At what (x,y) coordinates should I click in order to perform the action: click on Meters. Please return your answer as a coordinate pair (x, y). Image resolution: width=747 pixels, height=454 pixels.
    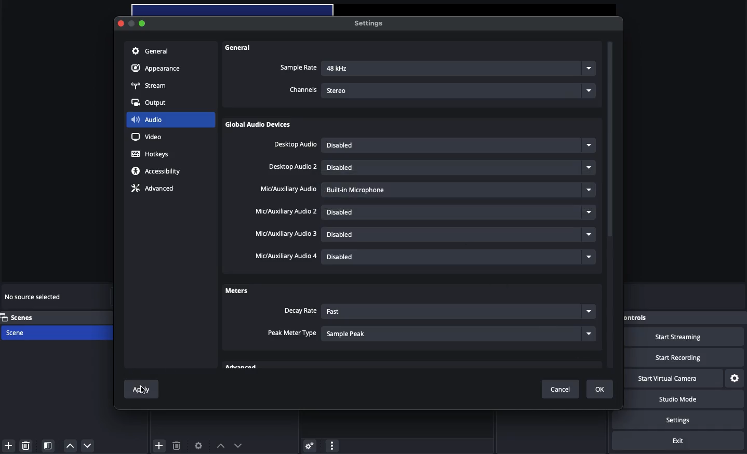
    Looking at the image, I should click on (236, 290).